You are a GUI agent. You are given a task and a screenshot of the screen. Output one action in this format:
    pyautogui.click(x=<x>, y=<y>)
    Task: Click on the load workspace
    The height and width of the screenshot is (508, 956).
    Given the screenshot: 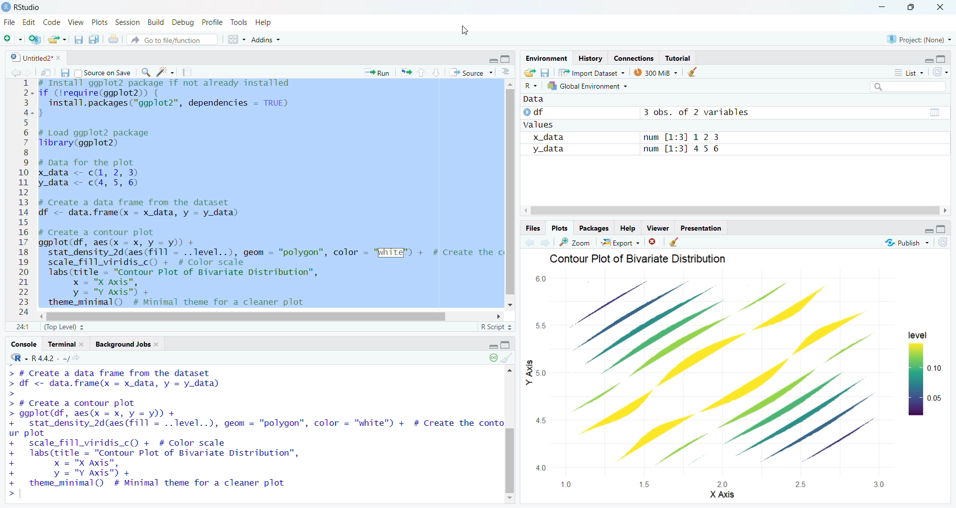 What is the action you would take?
    pyautogui.click(x=530, y=73)
    